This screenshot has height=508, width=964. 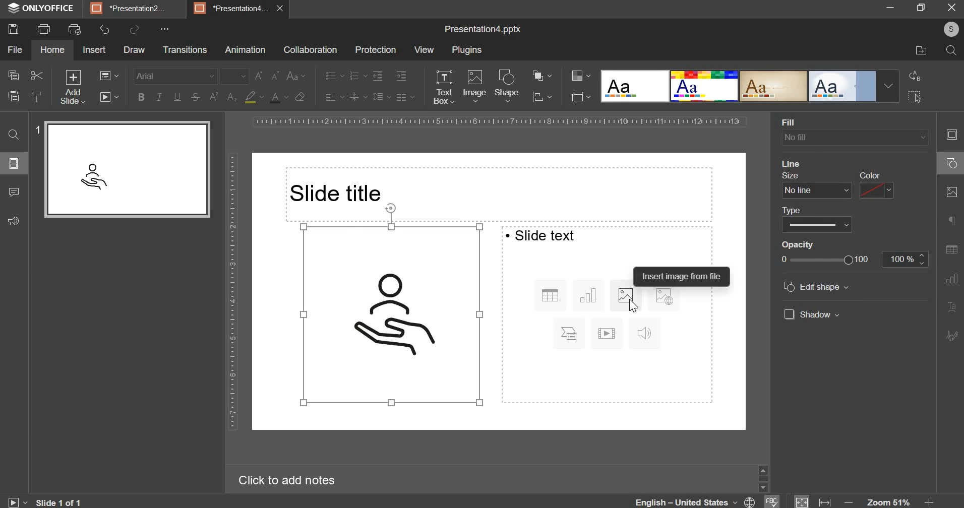 I want to click on right side segment, so click(x=608, y=344).